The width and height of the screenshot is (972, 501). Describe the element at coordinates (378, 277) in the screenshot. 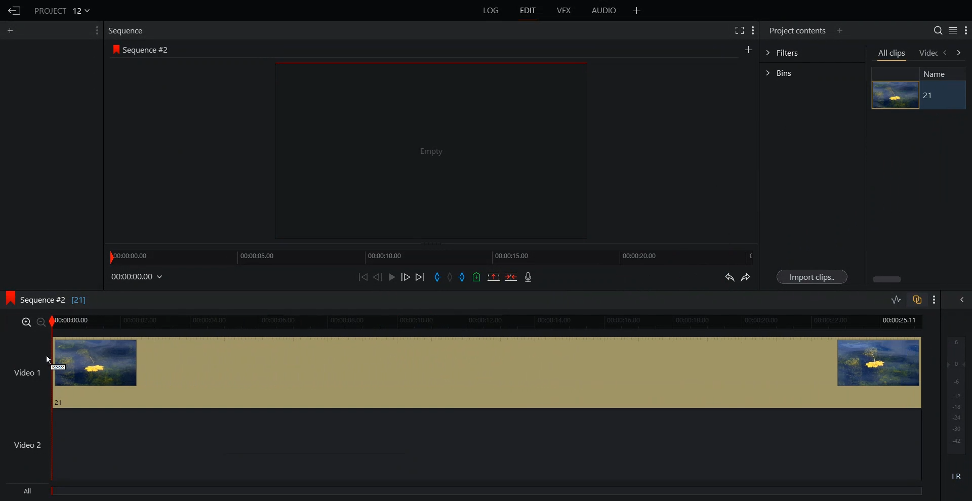

I see `Nudge One frame Back` at that location.